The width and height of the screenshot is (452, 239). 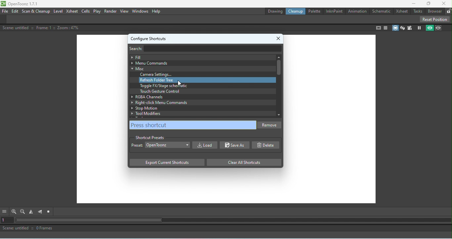 What do you see at coordinates (15, 11) in the screenshot?
I see `Edit` at bounding box center [15, 11].